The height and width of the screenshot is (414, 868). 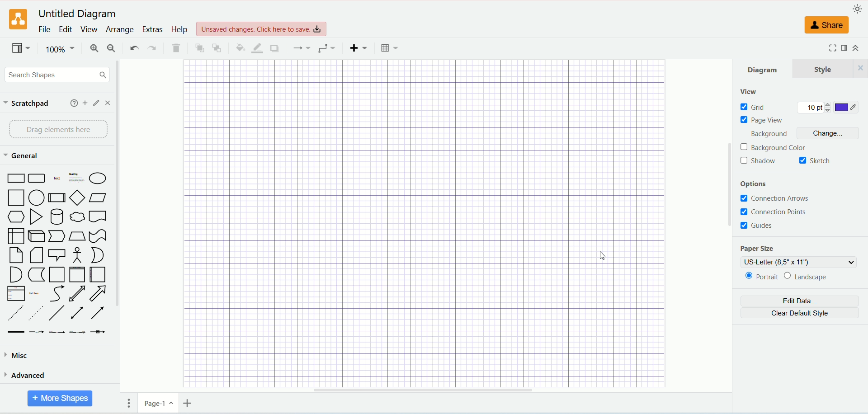 What do you see at coordinates (260, 28) in the screenshot?
I see `click here to save` at bounding box center [260, 28].